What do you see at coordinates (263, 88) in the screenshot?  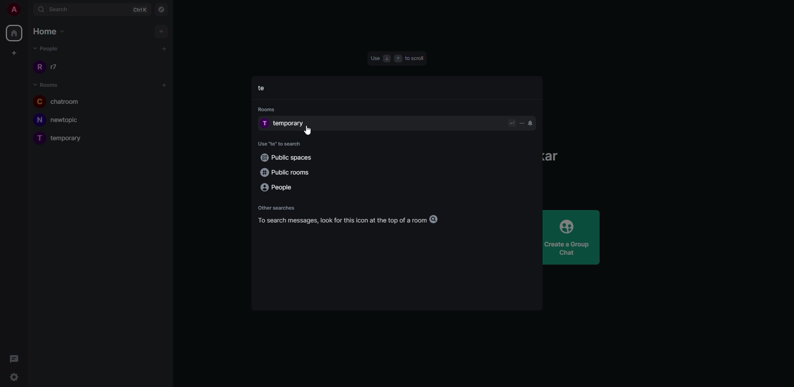 I see `te` at bounding box center [263, 88].